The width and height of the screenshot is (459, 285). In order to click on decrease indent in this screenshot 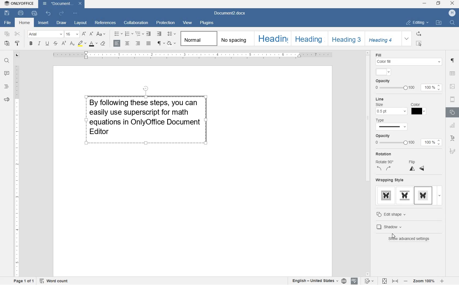, I will do `click(149, 34)`.